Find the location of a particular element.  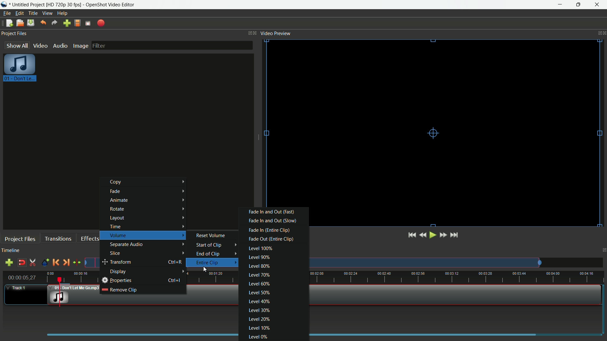

volume is located at coordinates (147, 235).